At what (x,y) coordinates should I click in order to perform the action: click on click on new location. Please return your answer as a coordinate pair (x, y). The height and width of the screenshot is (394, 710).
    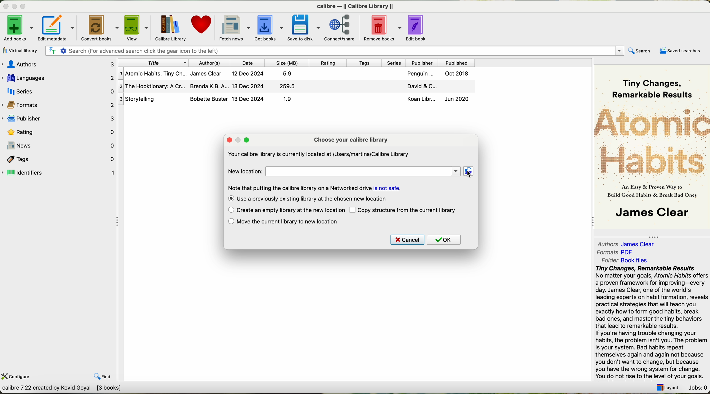
    Looking at the image, I should click on (469, 172).